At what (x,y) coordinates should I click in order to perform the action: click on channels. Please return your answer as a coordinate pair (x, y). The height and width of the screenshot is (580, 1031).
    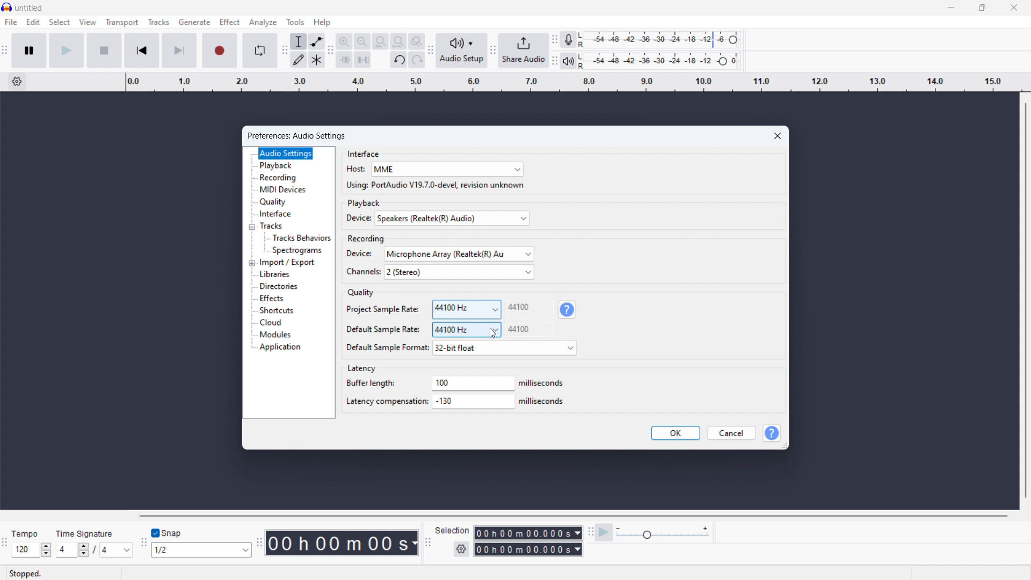
    Looking at the image, I should click on (459, 272).